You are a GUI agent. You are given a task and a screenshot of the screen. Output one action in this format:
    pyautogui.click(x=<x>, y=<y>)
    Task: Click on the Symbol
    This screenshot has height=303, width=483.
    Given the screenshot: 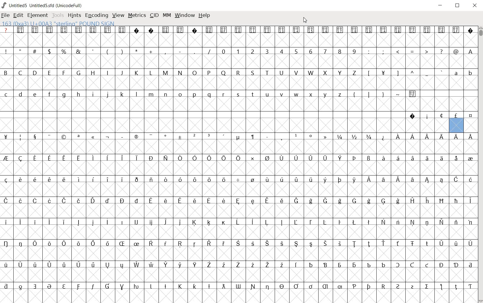 What is the action you would take?
    pyautogui.click(x=311, y=222)
    